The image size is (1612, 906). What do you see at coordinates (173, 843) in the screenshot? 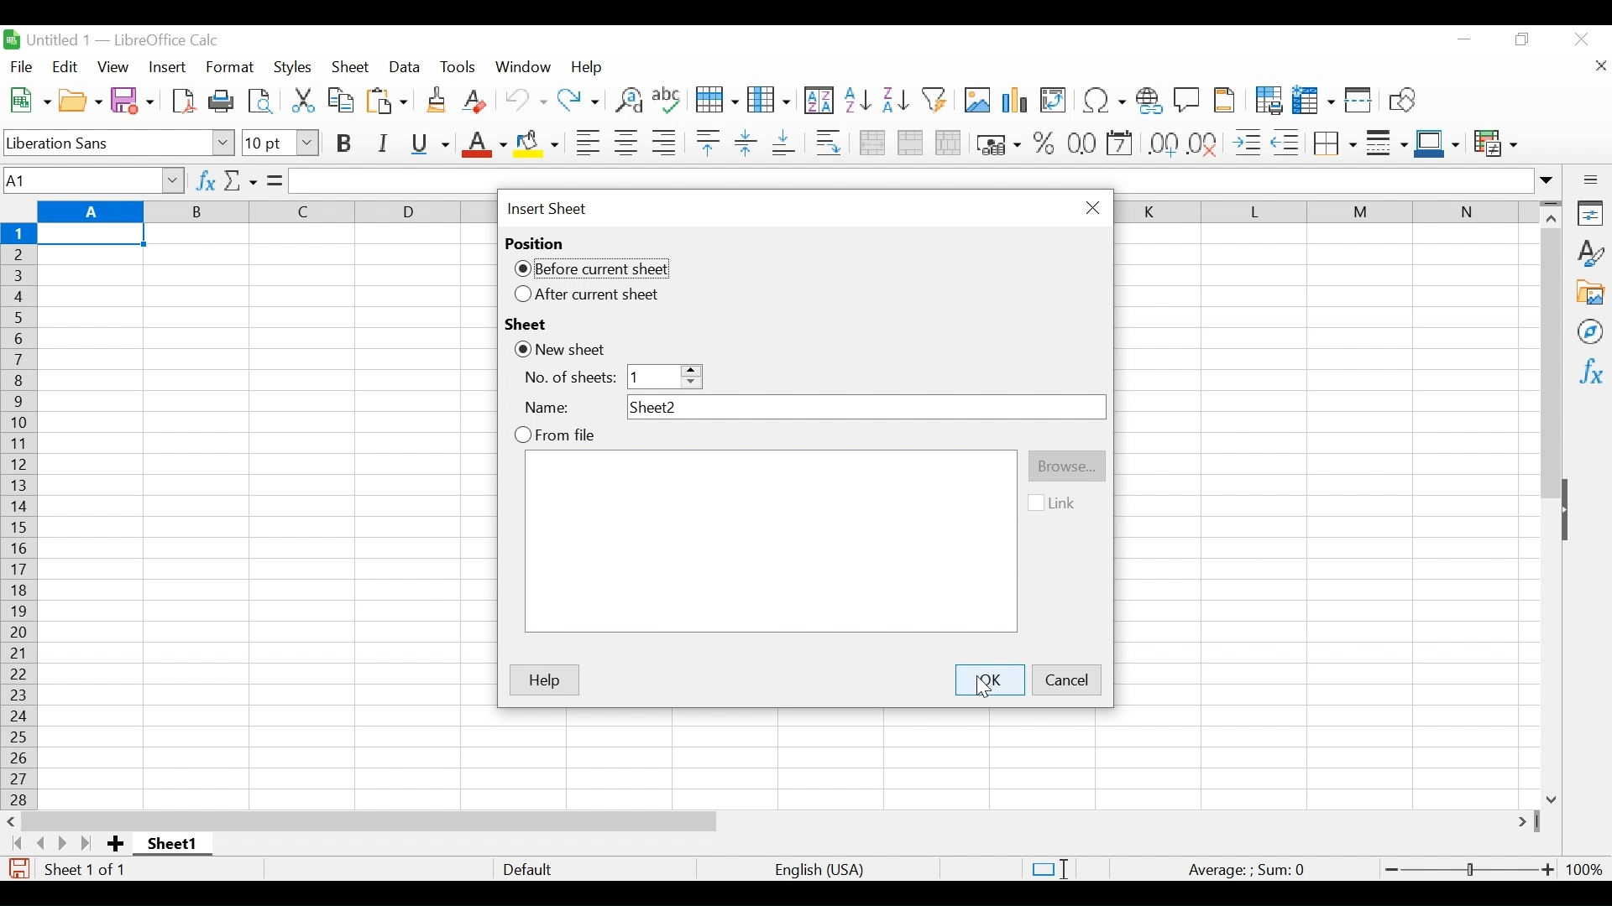
I see `Sheet name` at bounding box center [173, 843].